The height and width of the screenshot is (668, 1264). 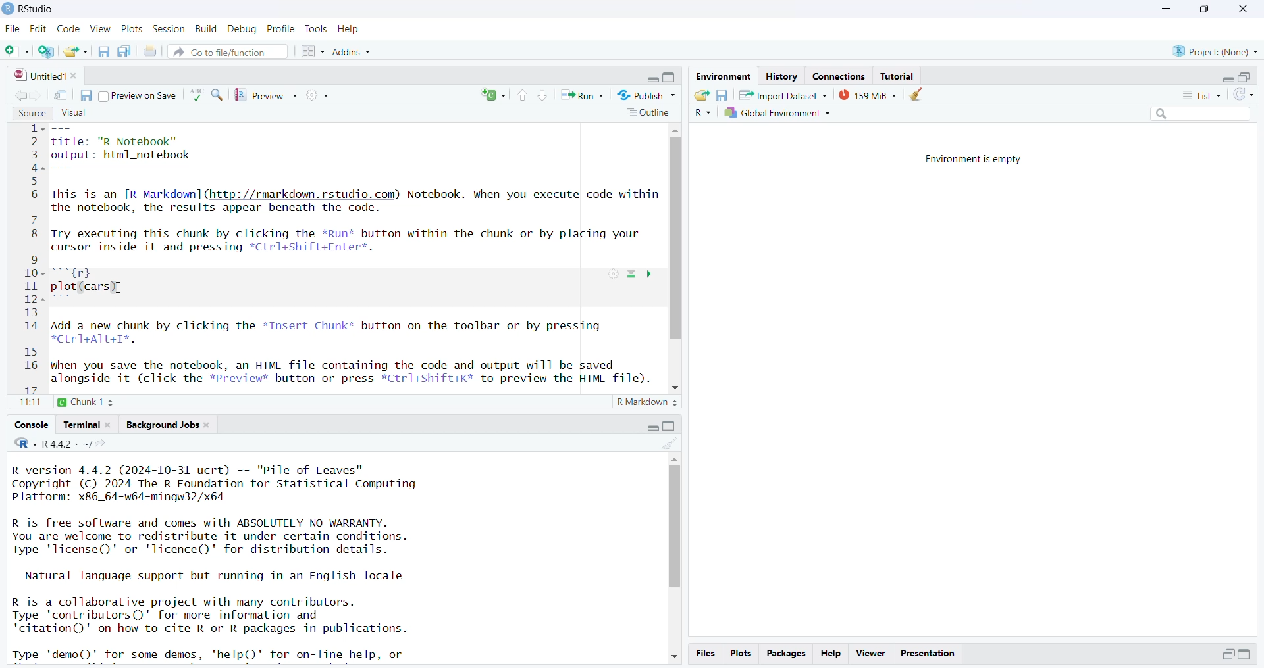 I want to click on background jobs, so click(x=169, y=425).